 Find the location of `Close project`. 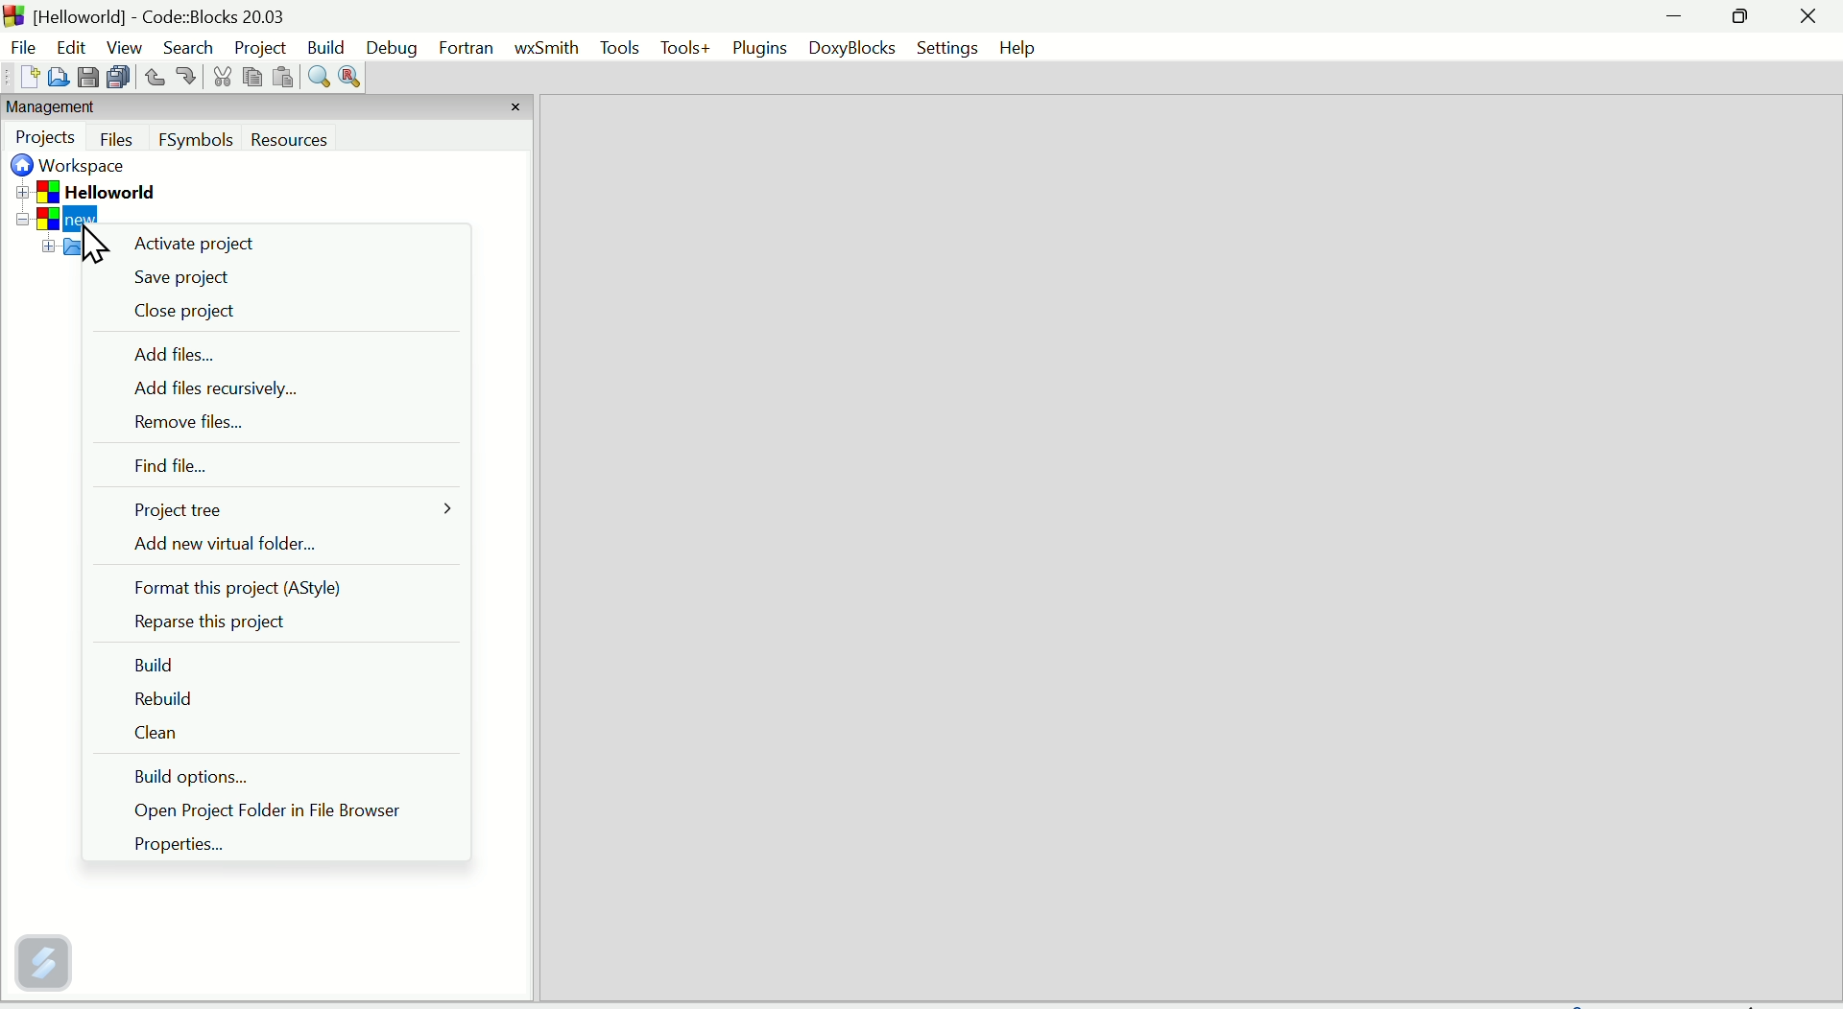

Close project is located at coordinates (181, 315).